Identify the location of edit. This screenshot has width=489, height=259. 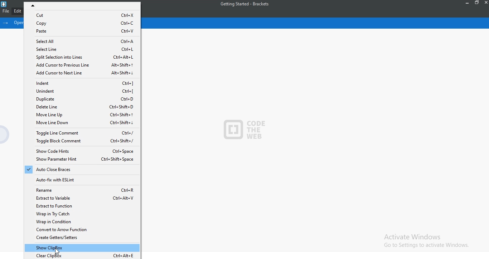
(16, 11).